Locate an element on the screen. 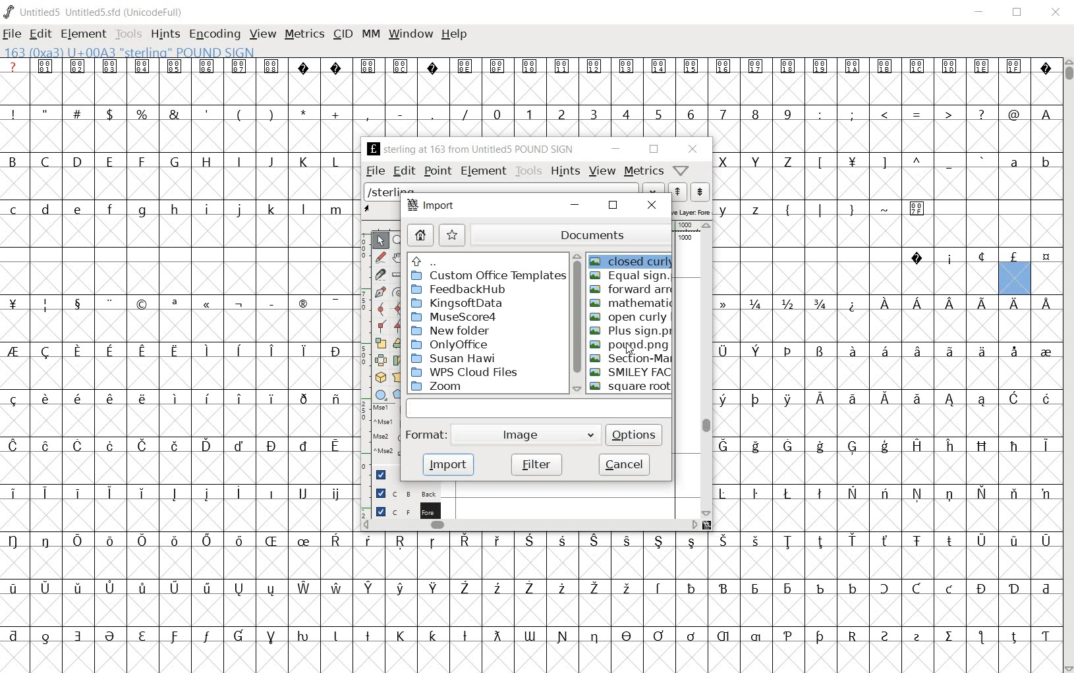 Image resolution: width=1074 pixels, height=673 pixels. ; is located at coordinates (852, 115).